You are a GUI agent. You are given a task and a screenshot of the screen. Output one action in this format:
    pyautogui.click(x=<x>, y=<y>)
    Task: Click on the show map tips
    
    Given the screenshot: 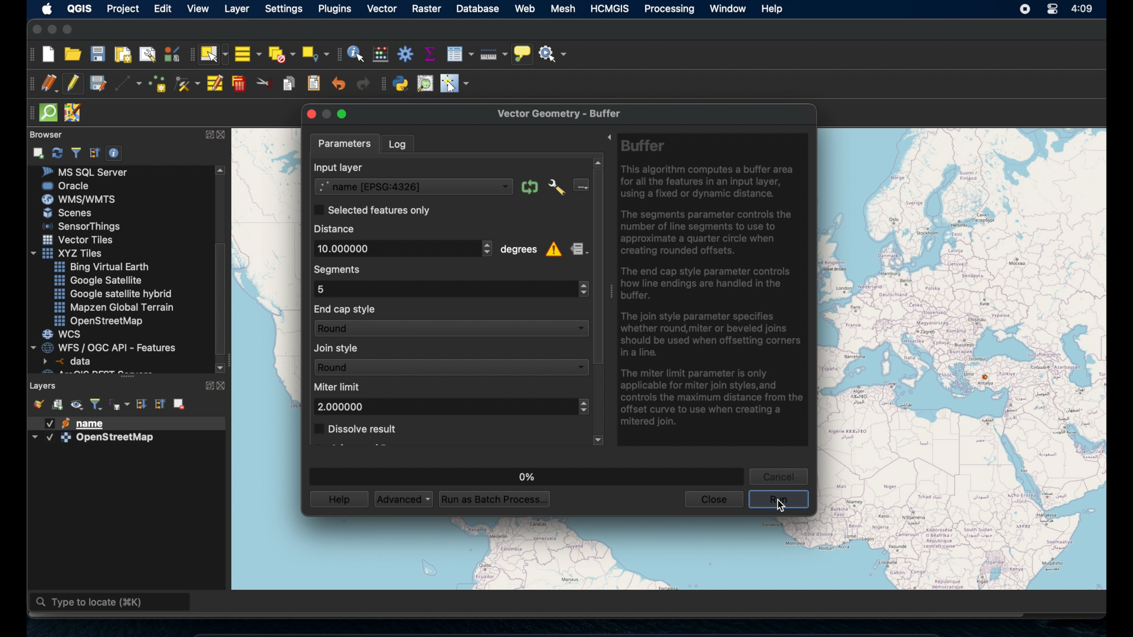 What is the action you would take?
    pyautogui.click(x=523, y=54)
    